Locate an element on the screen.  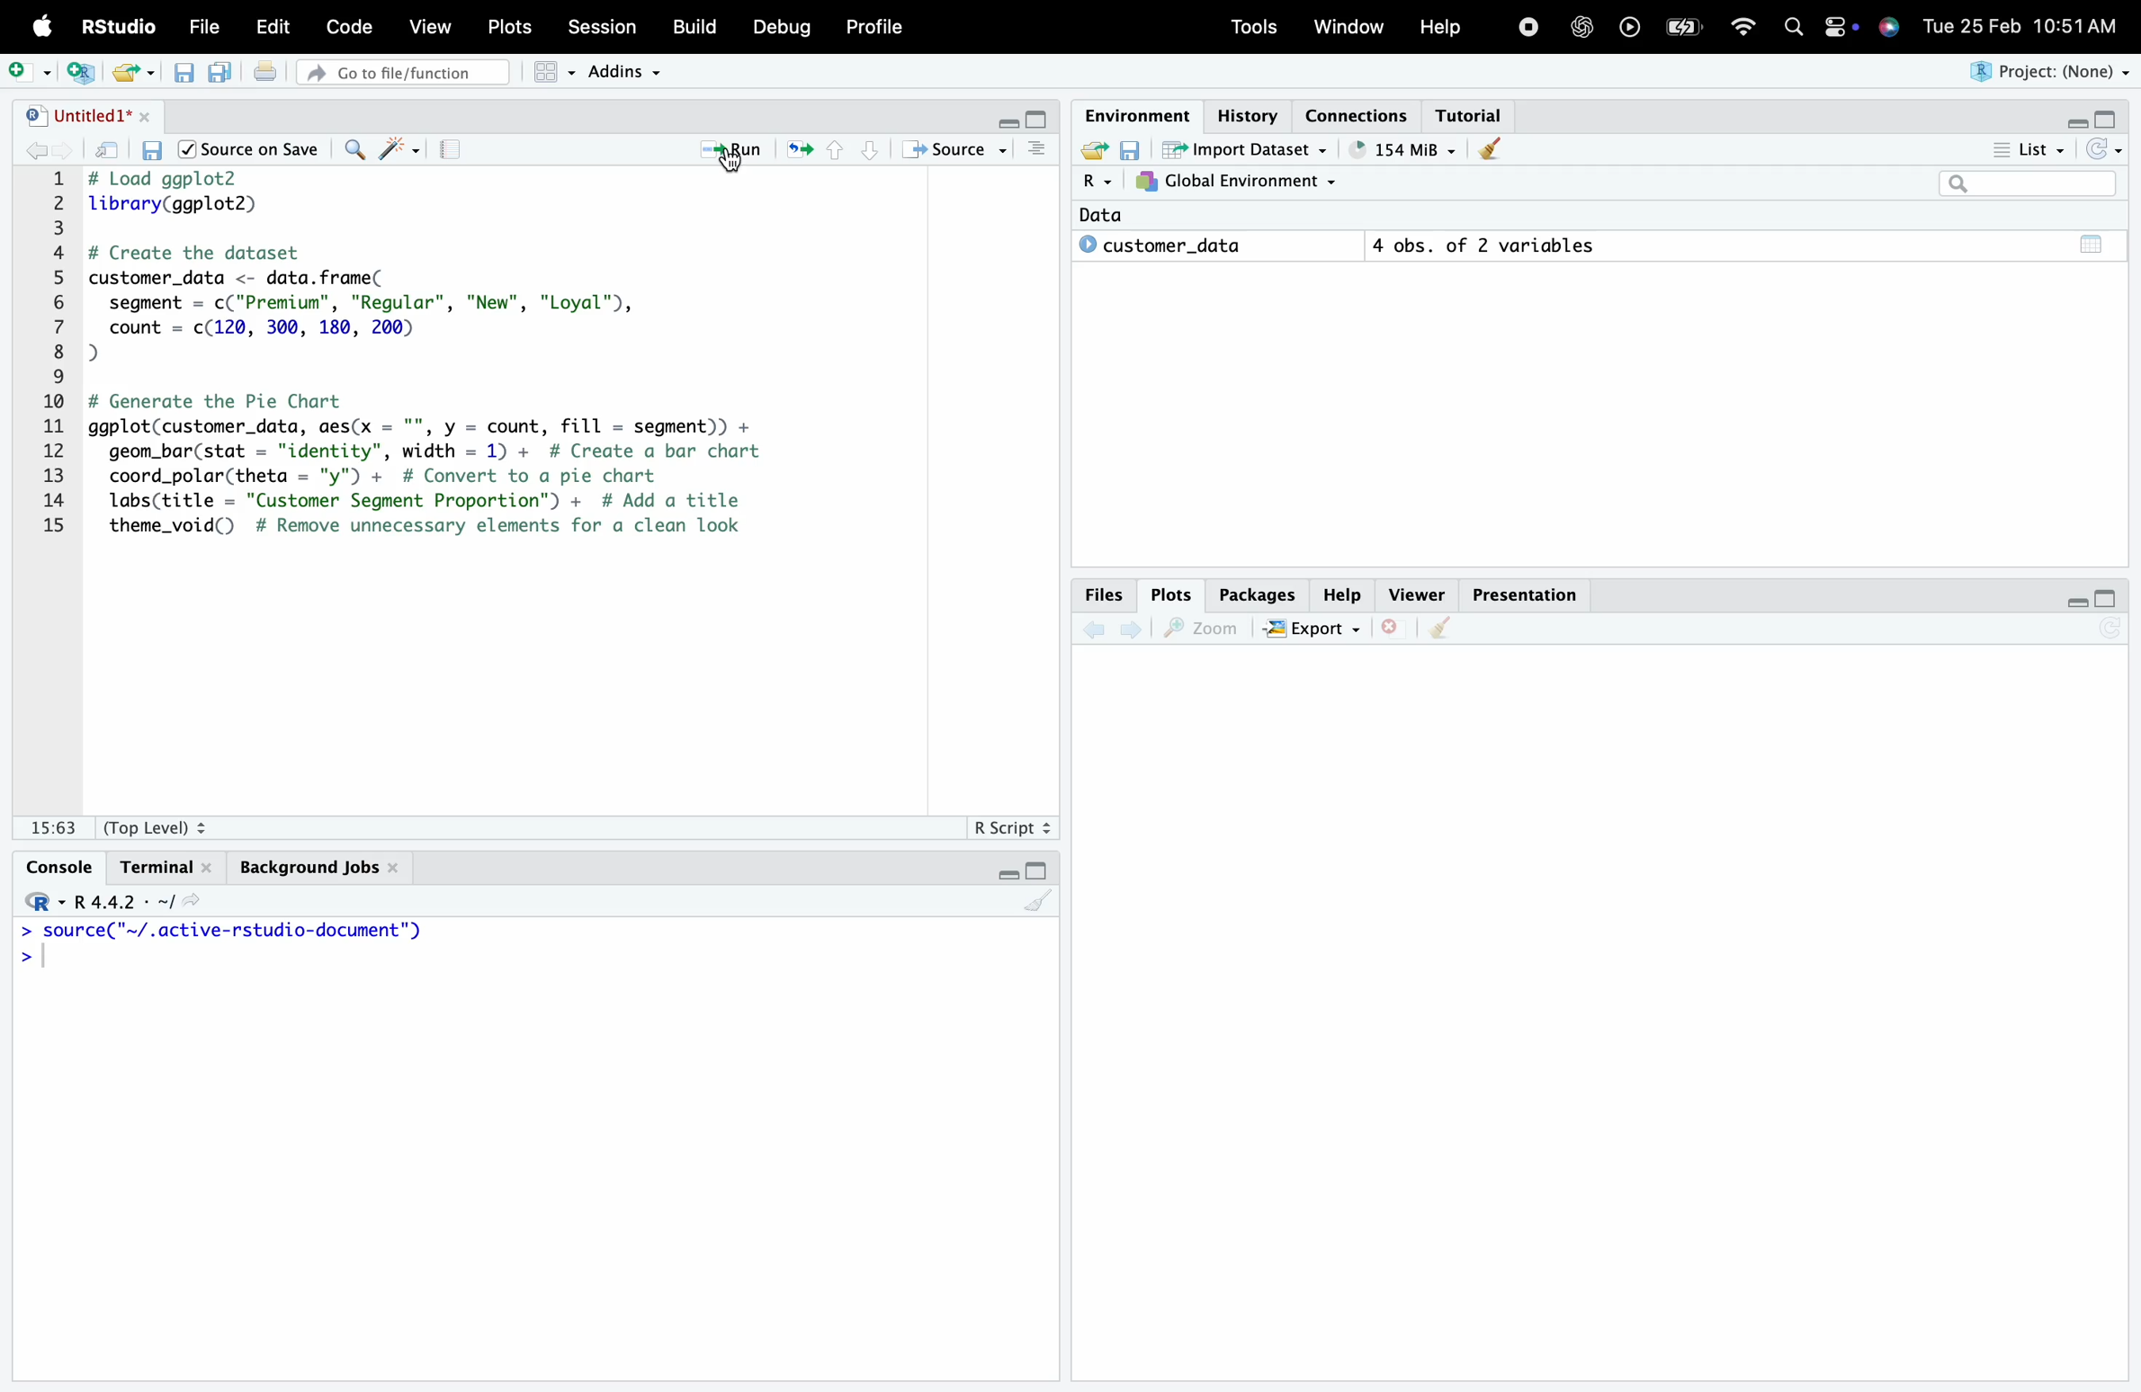
Files is located at coordinates (1102, 598).